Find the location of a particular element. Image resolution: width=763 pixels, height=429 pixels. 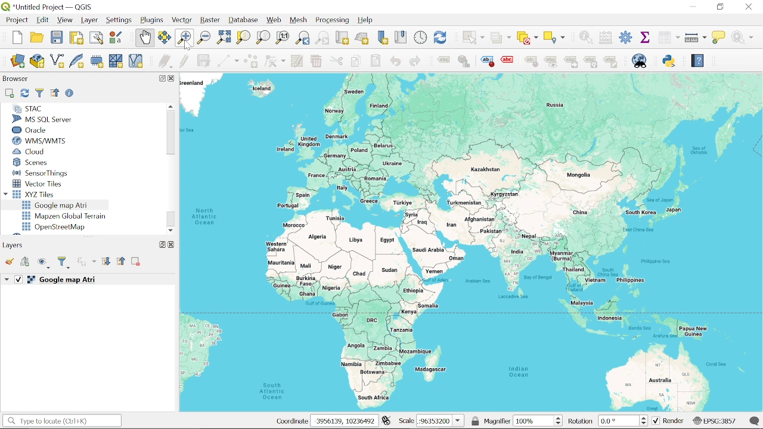

Increase is located at coordinates (560, 416).